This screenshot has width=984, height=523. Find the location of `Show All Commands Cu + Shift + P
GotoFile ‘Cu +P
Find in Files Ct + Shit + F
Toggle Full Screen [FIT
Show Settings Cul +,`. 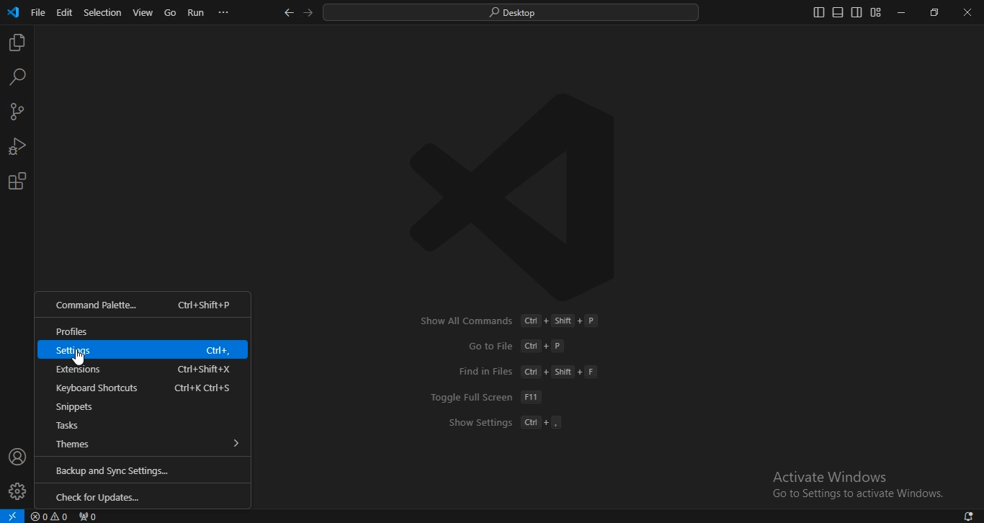

Show All Commands Cu + Shift + P
GotoFile ‘Cu +P
Find in Files Ct + Shit + F
Toggle Full Screen [FIT
Show Settings Cul +, is located at coordinates (505, 373).